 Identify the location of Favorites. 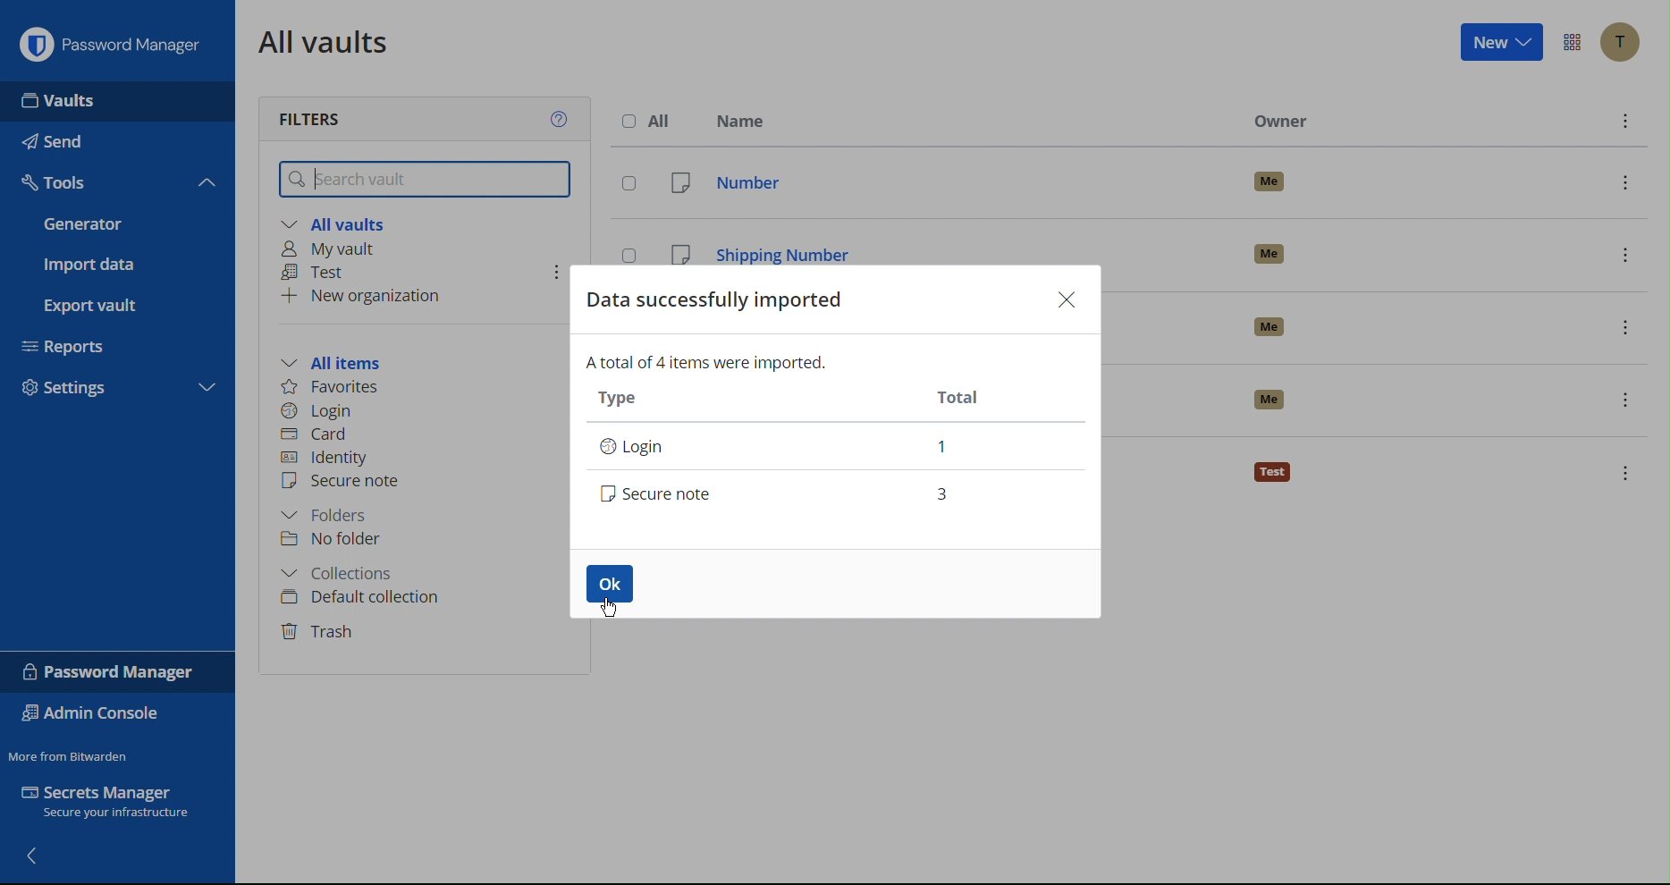
(334, 387).